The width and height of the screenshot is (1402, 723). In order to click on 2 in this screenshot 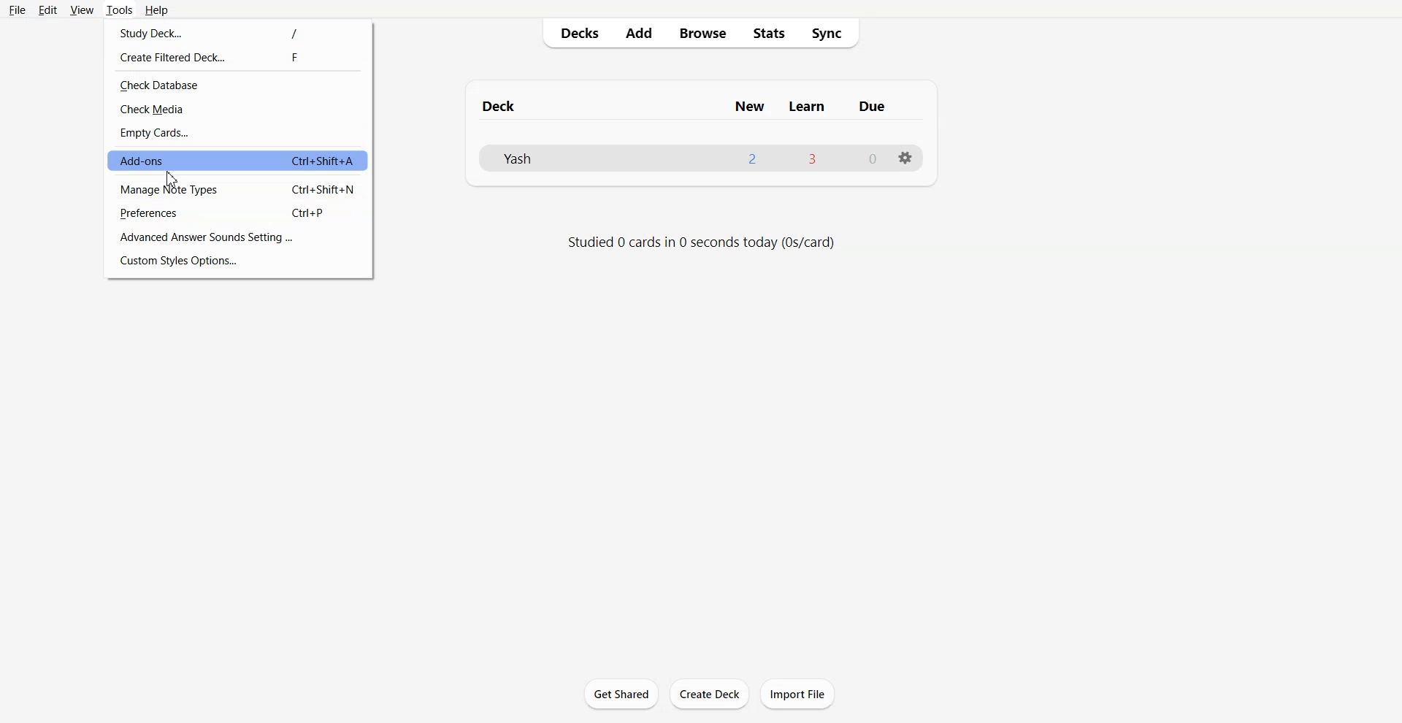, I will do `click(751, 159)`.